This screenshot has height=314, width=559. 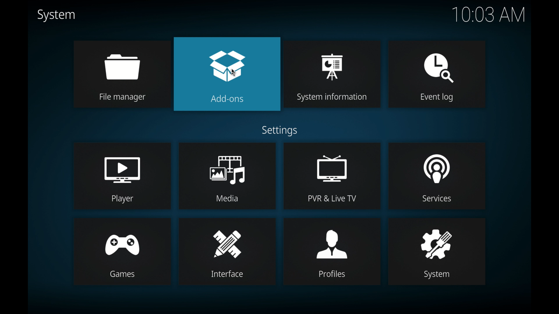 I want to click on system, so click(x=56, y=15).